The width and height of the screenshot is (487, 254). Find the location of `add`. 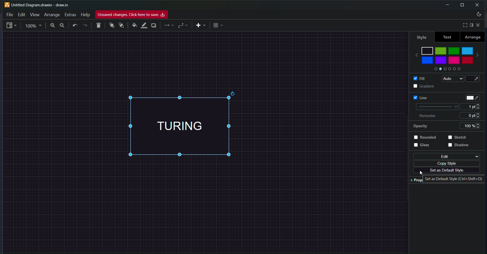

add is located at coordinates (200, 25).